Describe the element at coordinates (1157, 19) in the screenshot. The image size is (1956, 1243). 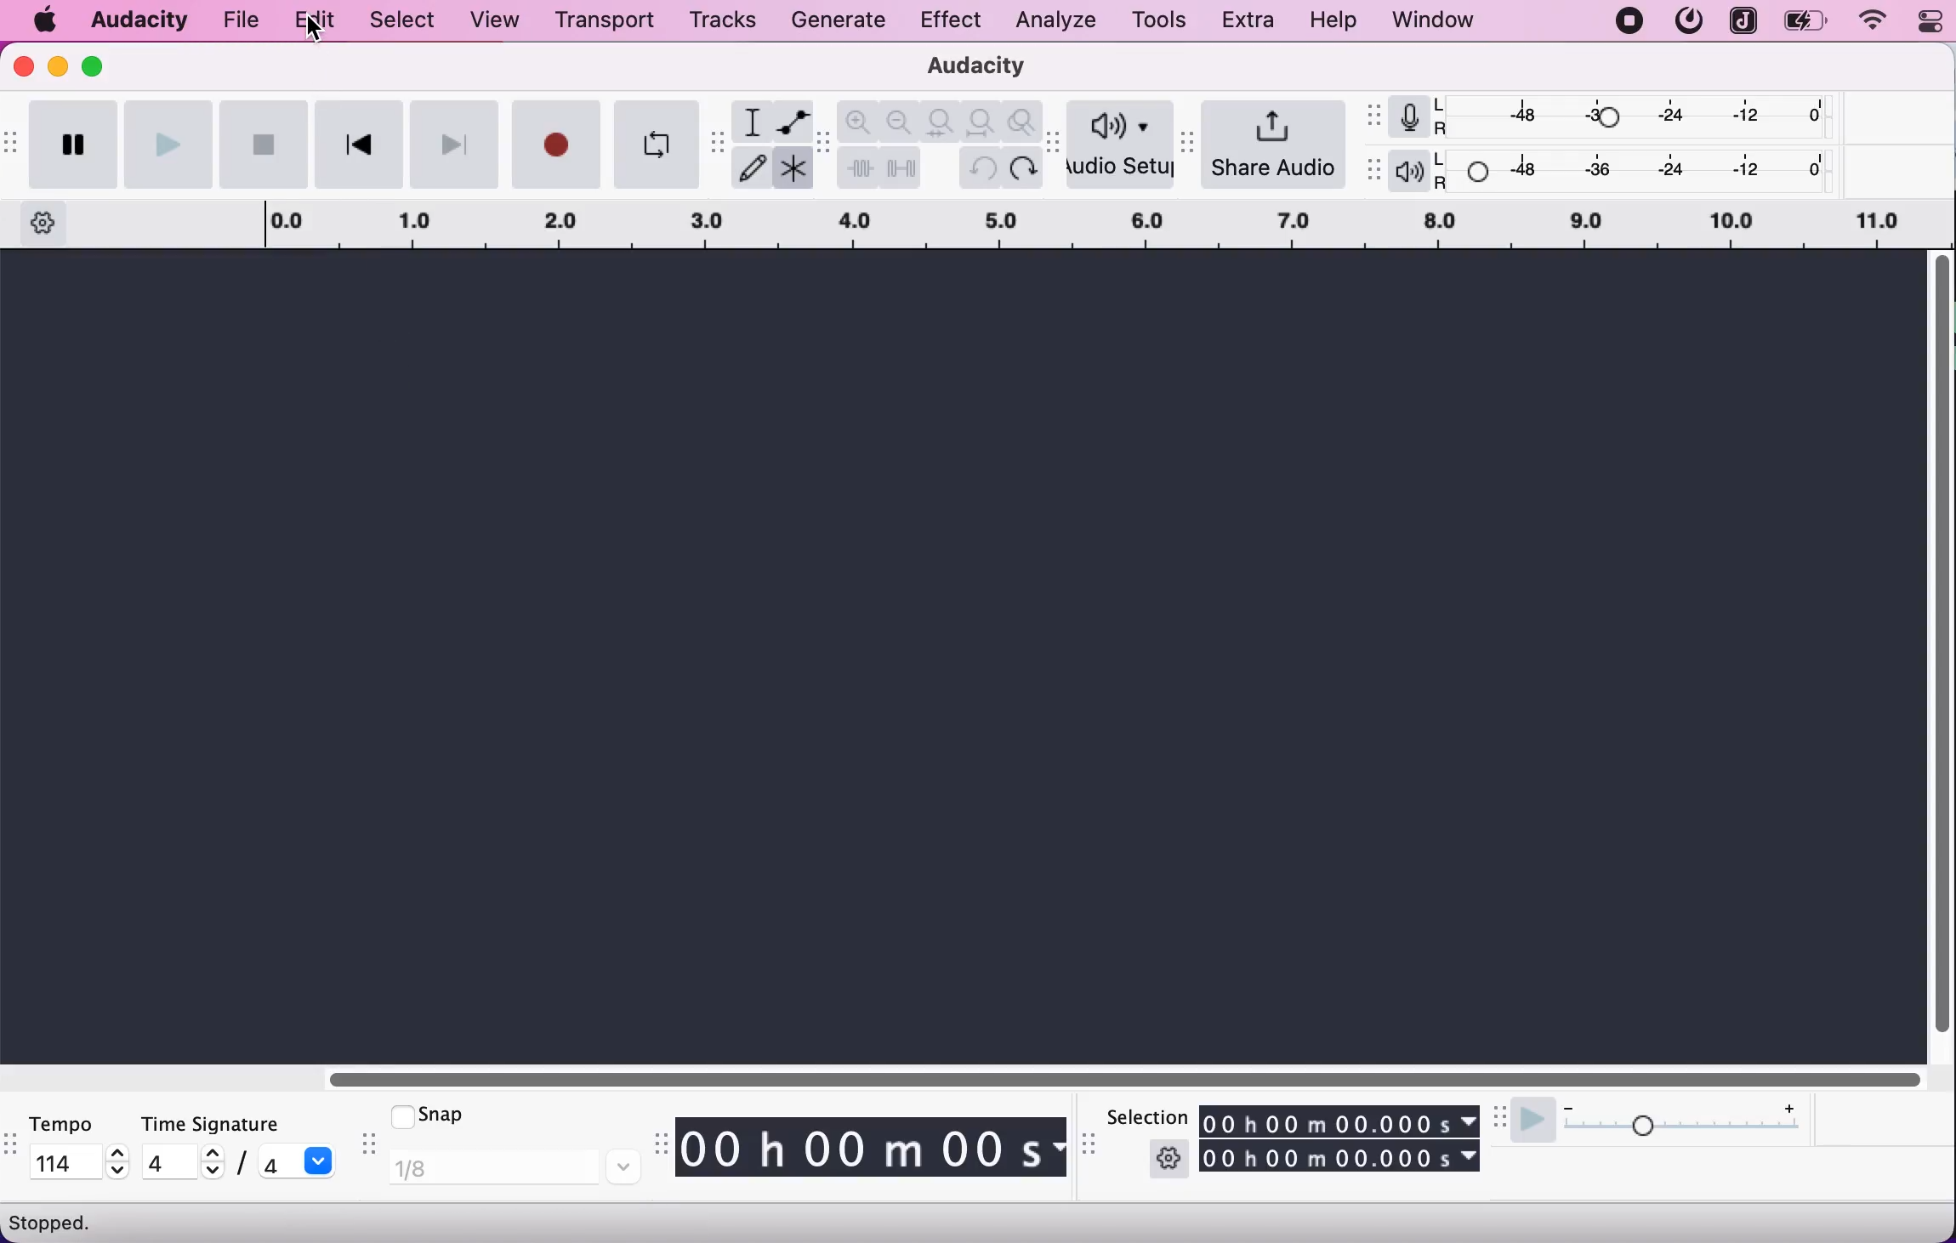
I see `tools` at that location.